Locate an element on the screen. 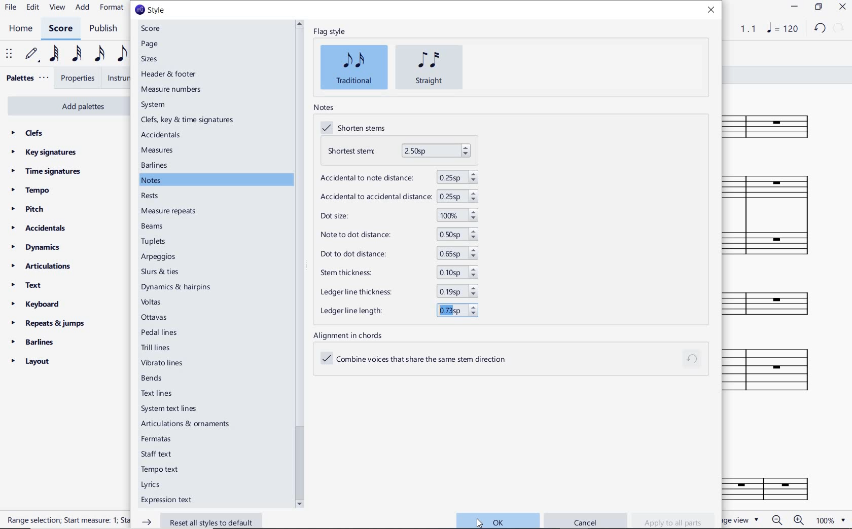 The width and height of the screenshot is (852, 529). FL is located at coordinates (776, 484).